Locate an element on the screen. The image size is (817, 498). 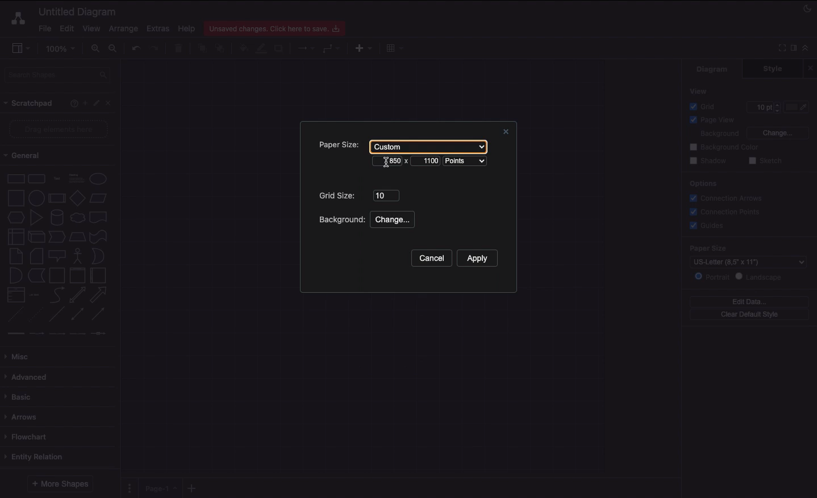
Guides is located at coordinates (708, 226).